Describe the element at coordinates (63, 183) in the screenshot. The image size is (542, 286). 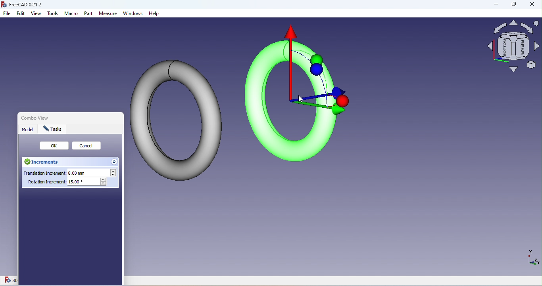
I see `Rotation increment` at that location.